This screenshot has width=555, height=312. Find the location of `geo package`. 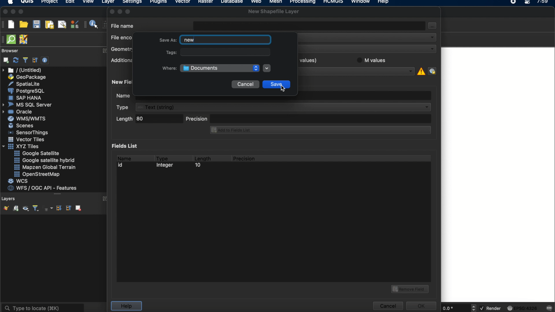

geo package is located at coordinates (26, 77).